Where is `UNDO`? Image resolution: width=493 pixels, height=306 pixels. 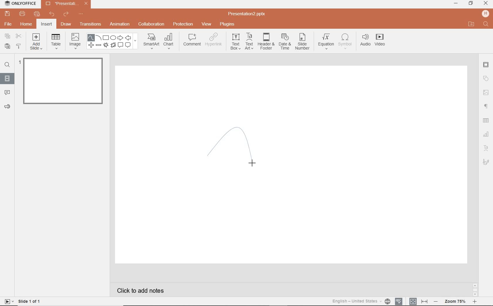
UNDO is located at coordinates (52, 15).